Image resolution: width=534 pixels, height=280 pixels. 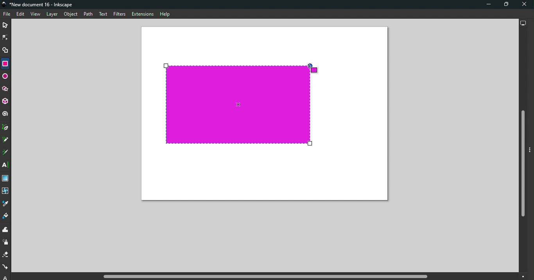 I want to click on Path, so click(x=88, y=15).